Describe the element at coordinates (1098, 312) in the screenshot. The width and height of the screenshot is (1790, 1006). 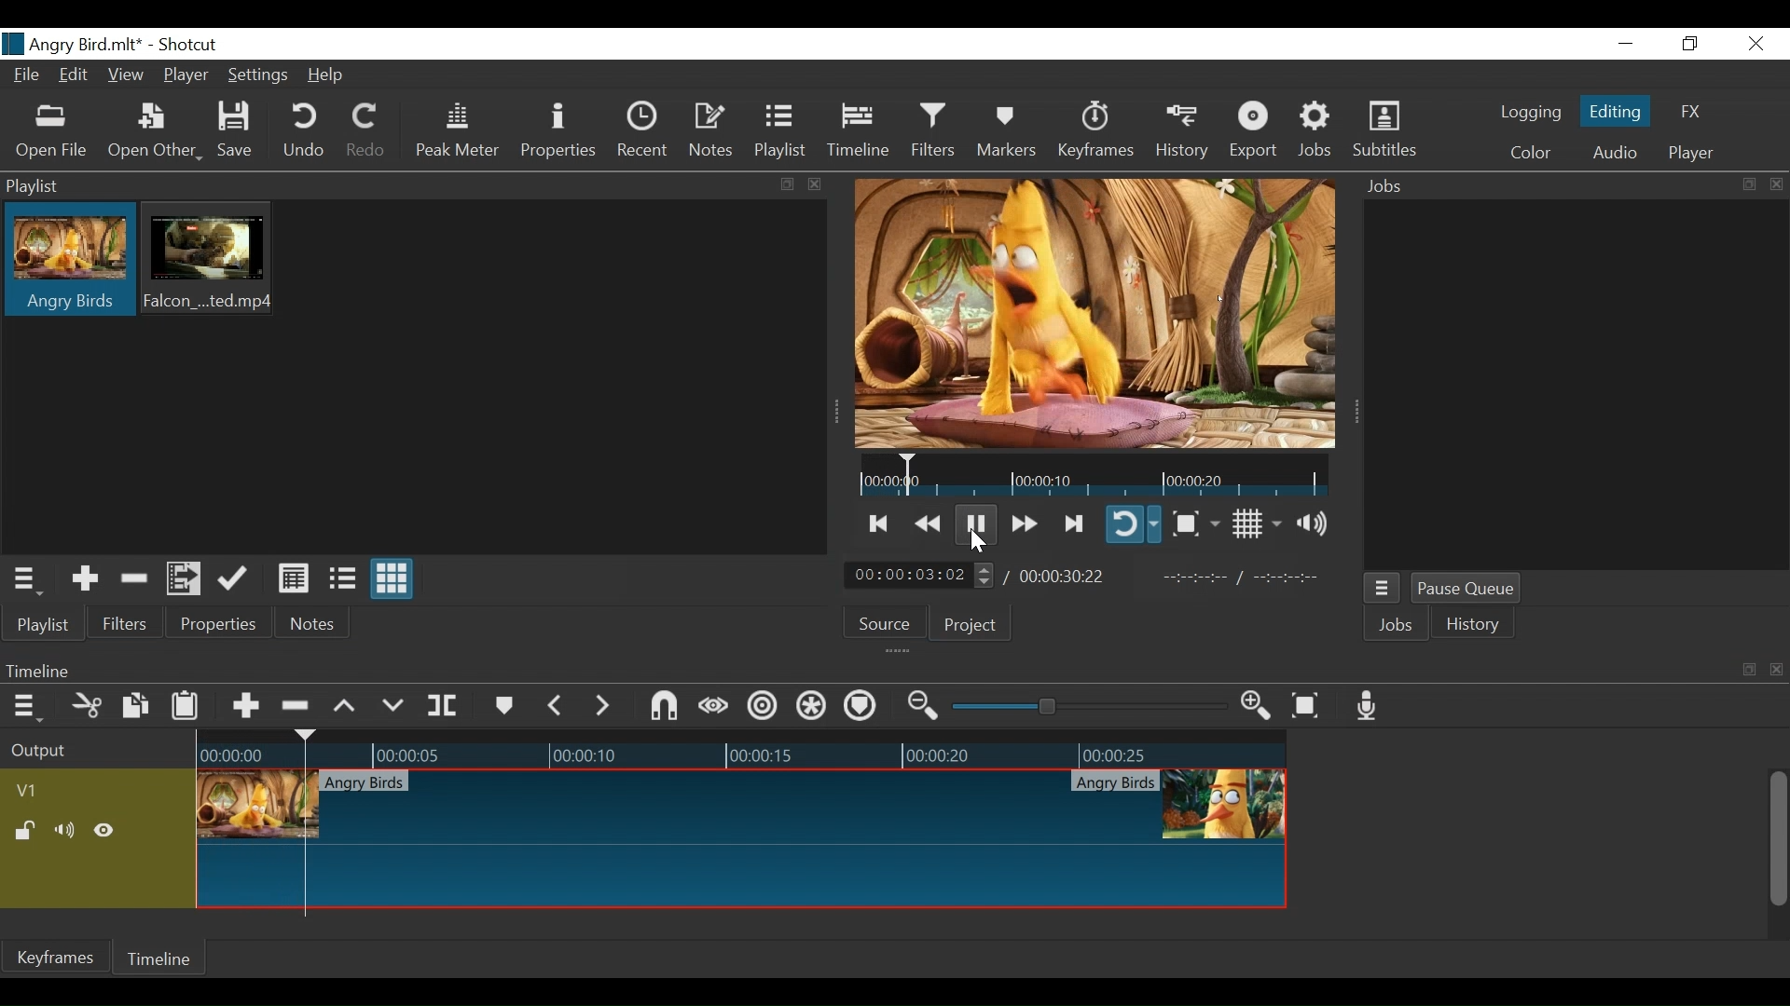
I see `Media Viewer` at that location.